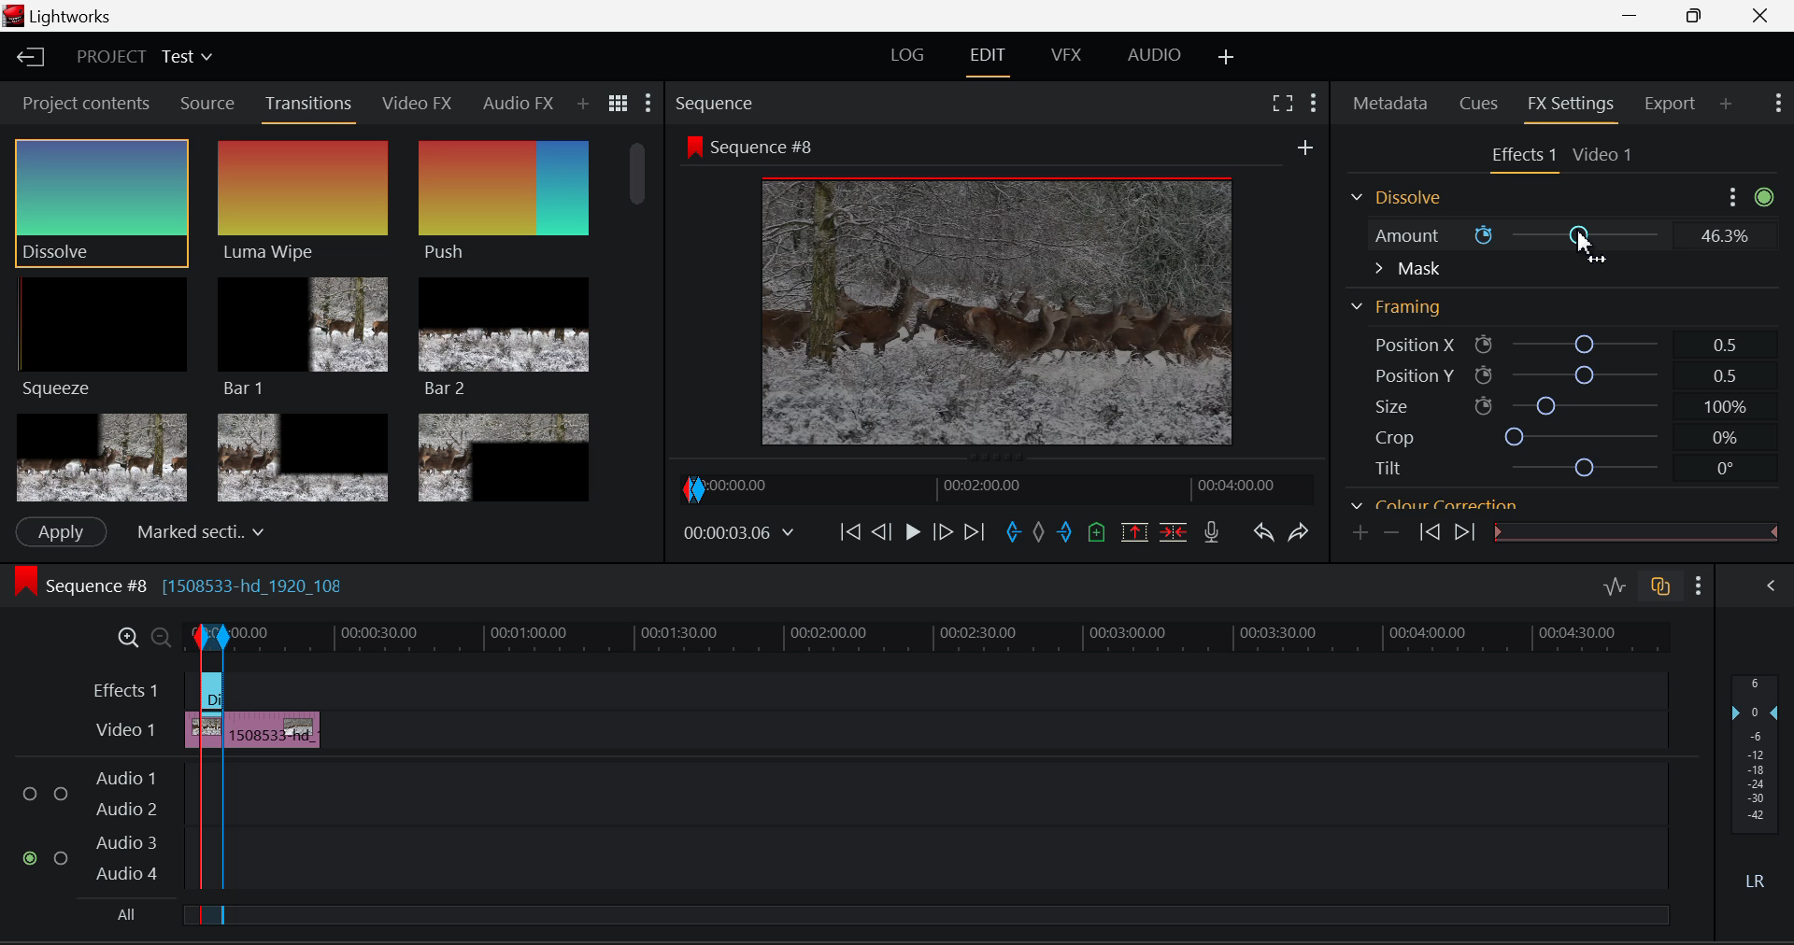  I want to click on Dissolve Section, so click(1402, 199).